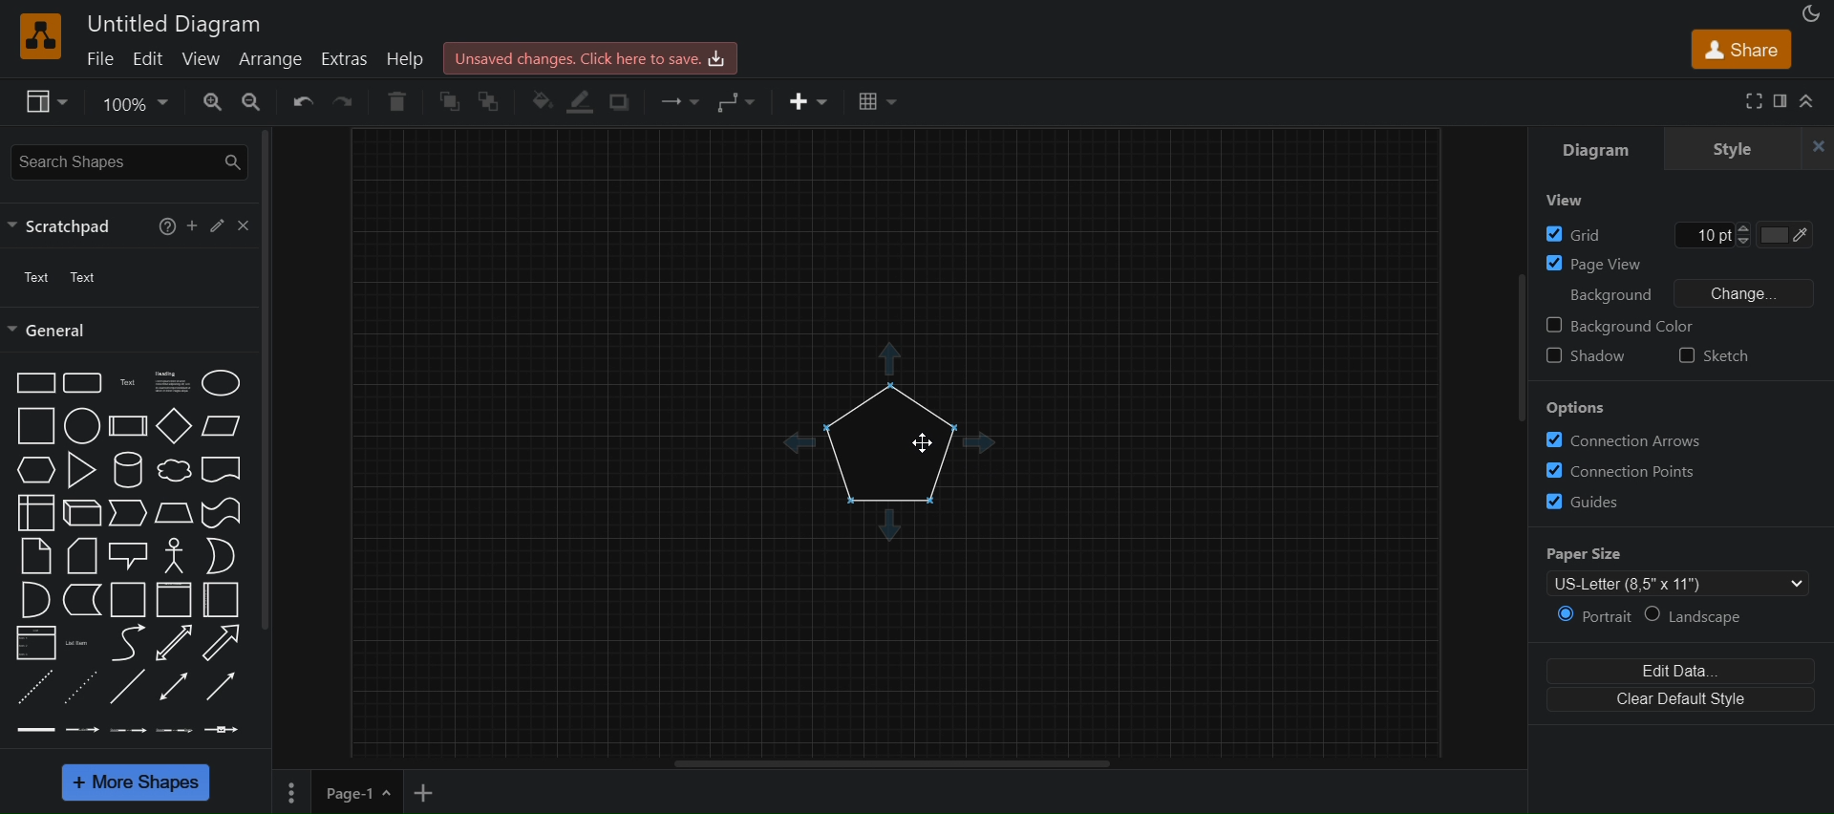 Image resolution: width=1834 pixels, height=814 pixels. Describe the element at coordinates (1680, 699) in the screenshot. I see `clear default style` at that location.